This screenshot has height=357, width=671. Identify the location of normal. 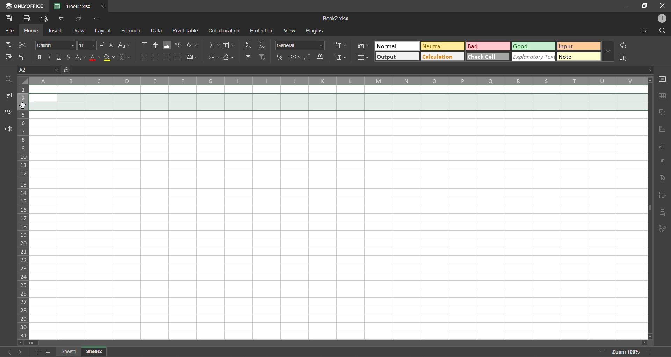
(395, 46).